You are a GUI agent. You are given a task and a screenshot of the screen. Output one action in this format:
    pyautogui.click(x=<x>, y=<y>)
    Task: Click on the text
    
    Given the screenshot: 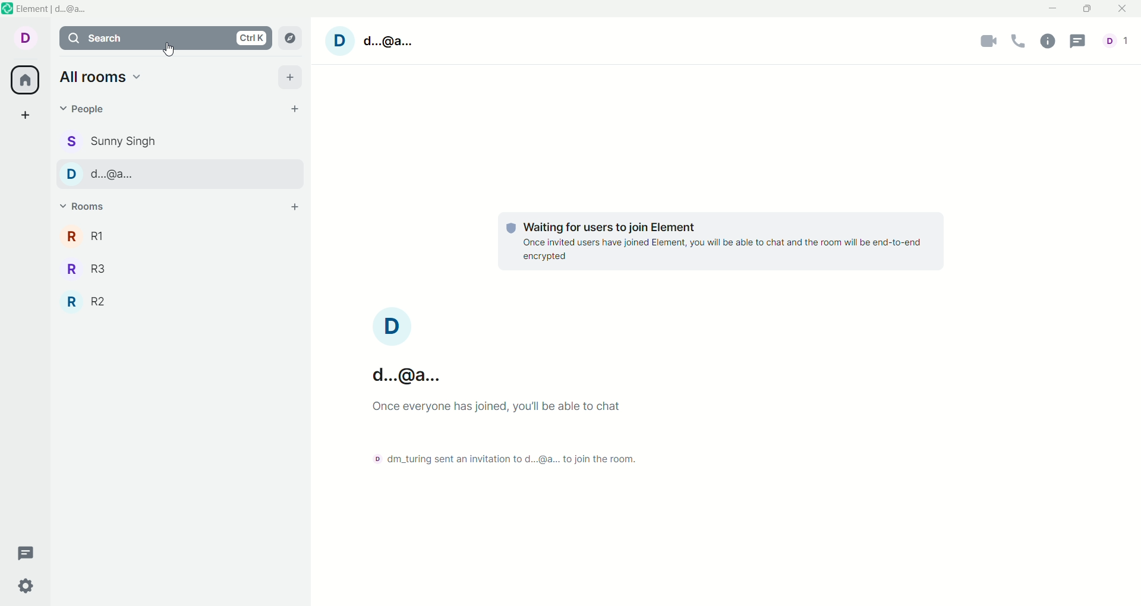 What is the action you would take?
    pyautogui.click(x=547, y=435)
    